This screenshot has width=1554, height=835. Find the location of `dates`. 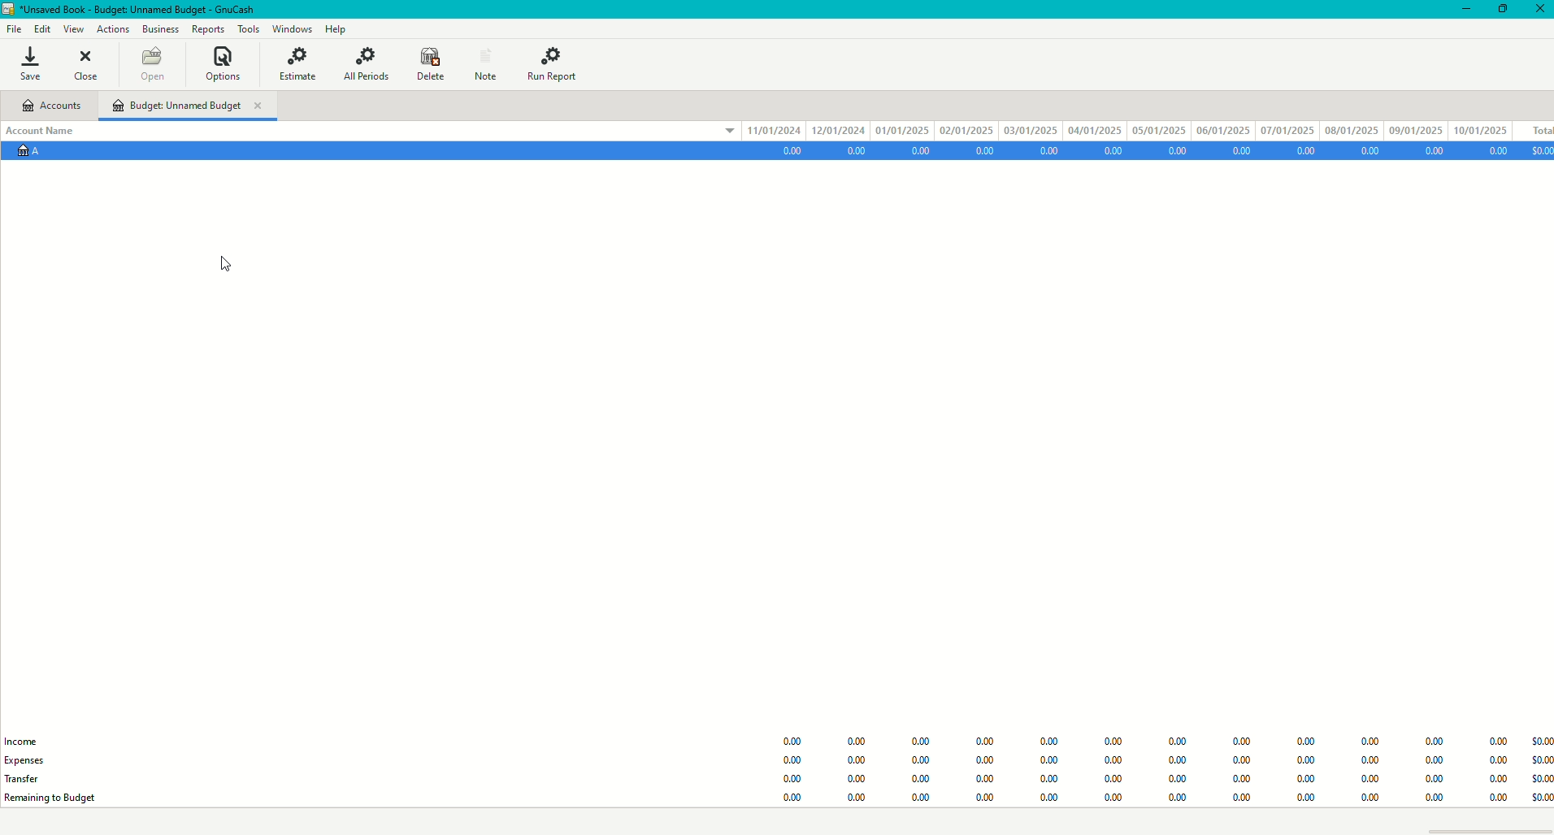

dates is located at coordinates (1131, 128).